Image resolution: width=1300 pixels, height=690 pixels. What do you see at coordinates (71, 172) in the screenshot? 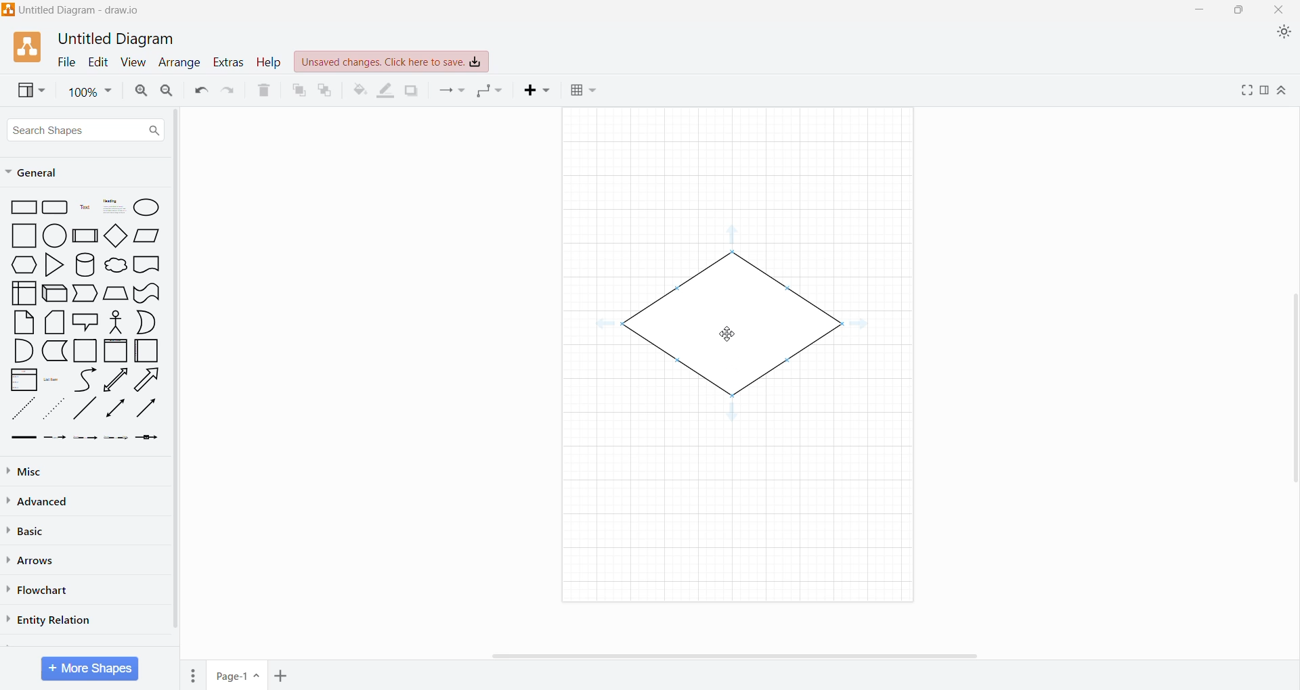
I see `General` at bounding box center [71, 172].